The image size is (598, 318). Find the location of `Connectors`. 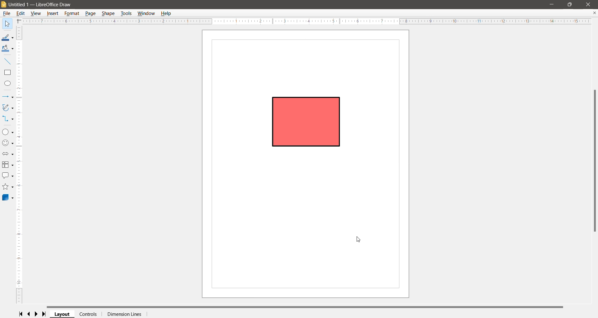

Connectors is located at coordinates (8, 119).